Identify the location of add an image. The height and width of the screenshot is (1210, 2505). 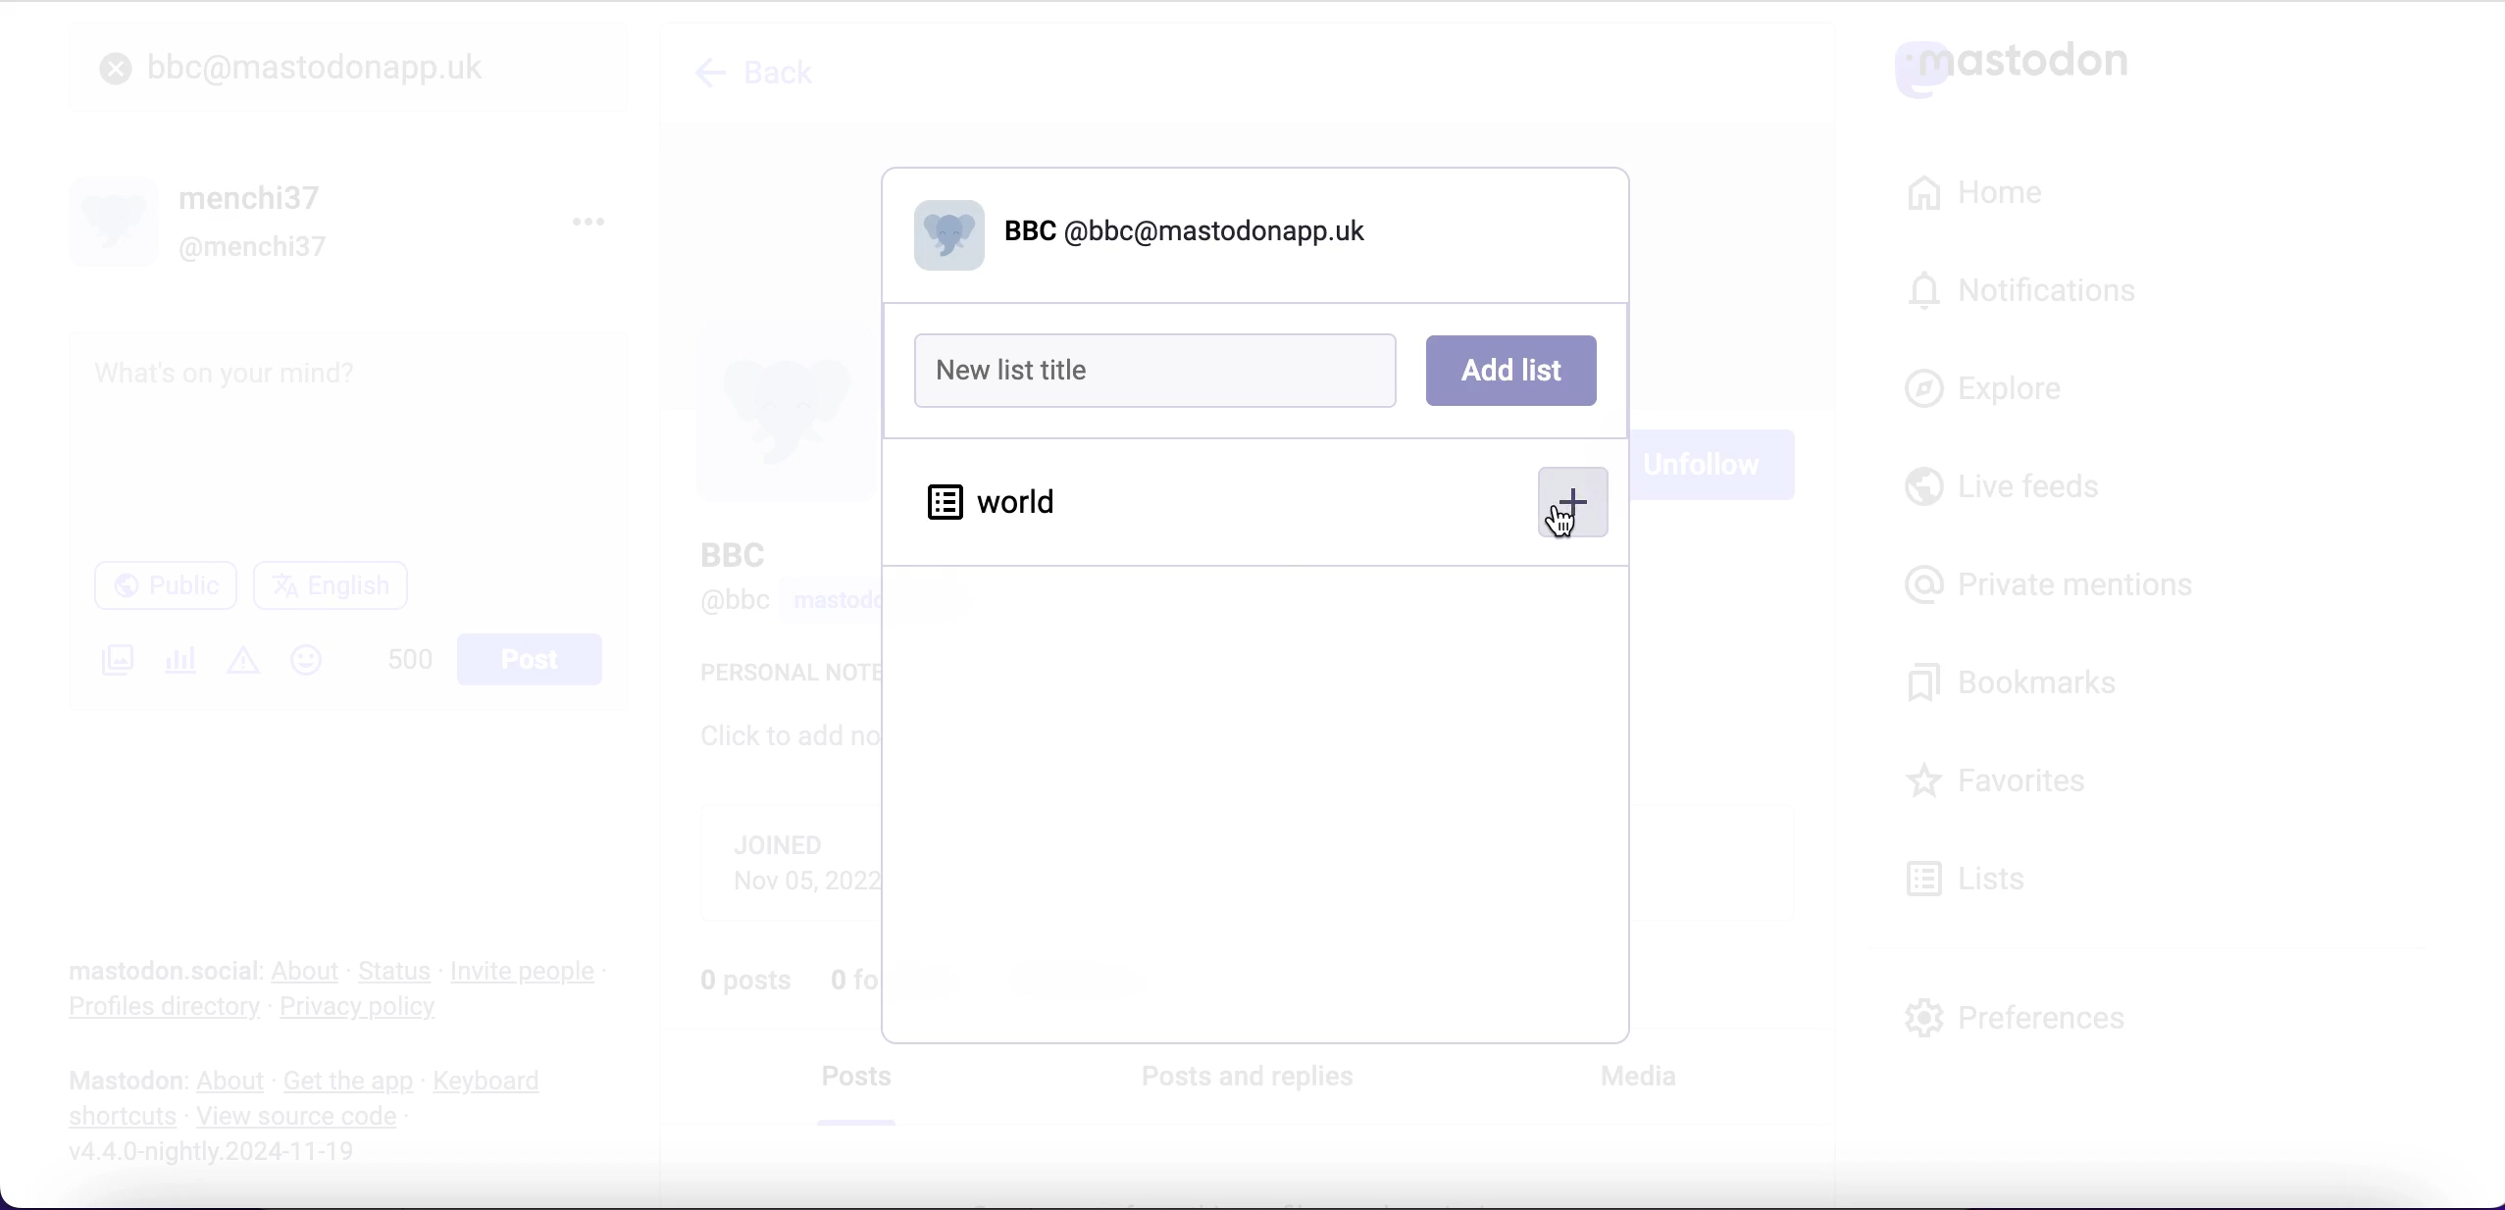
(115, 660).